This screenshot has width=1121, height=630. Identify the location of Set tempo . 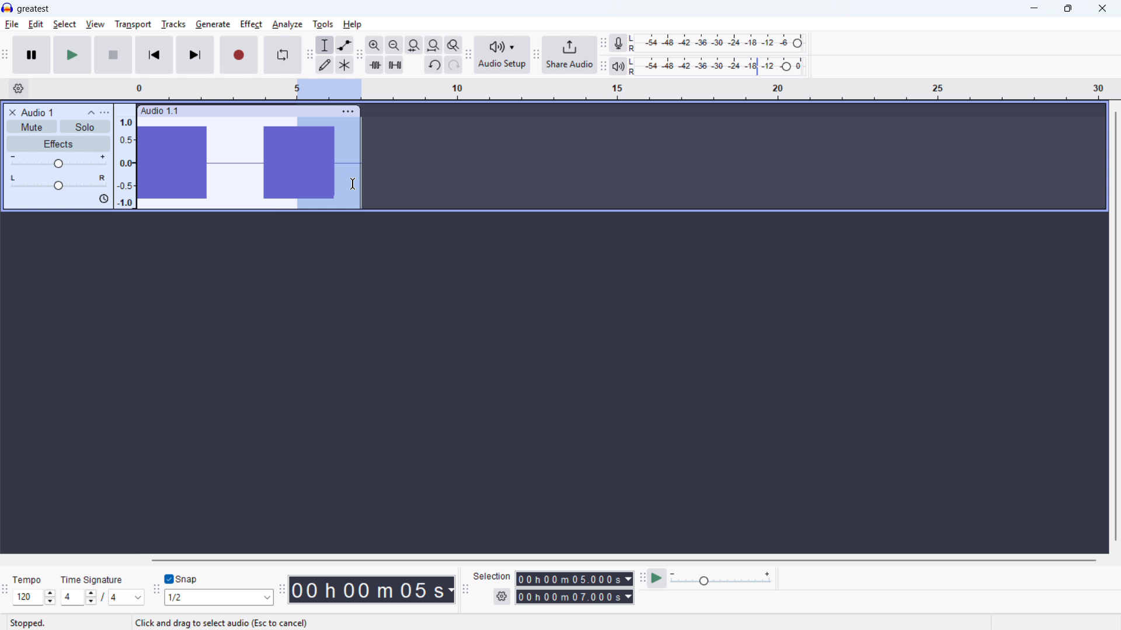
(34, 597).